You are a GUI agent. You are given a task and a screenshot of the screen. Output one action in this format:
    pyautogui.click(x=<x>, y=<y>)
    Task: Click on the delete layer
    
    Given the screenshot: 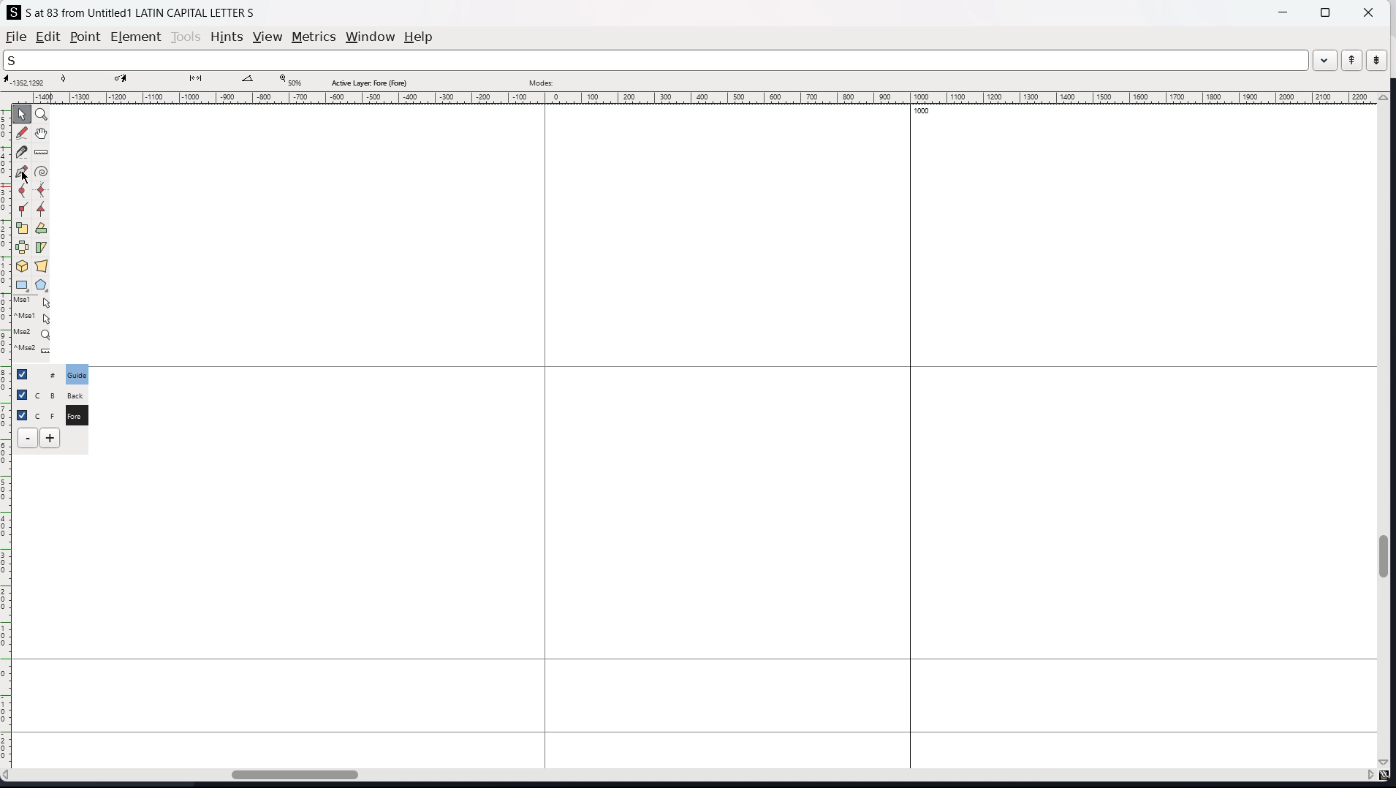 What is the action you would take?
    pyautogui.click(x=28, y=439)
    